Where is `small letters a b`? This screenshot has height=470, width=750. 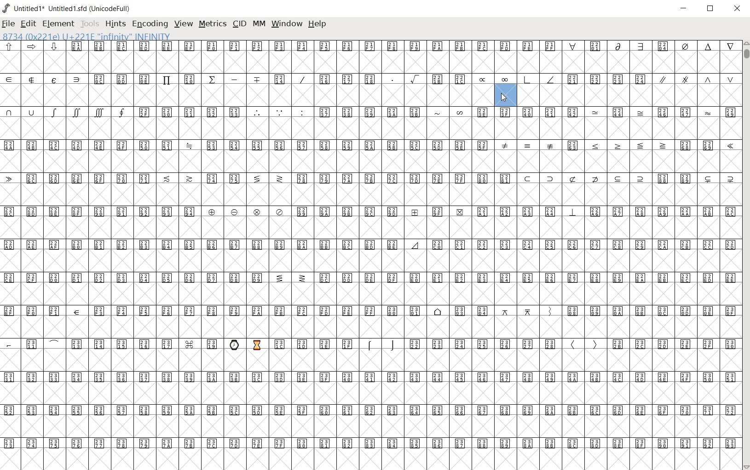
small letters a b is located at coordinates (733, 112).